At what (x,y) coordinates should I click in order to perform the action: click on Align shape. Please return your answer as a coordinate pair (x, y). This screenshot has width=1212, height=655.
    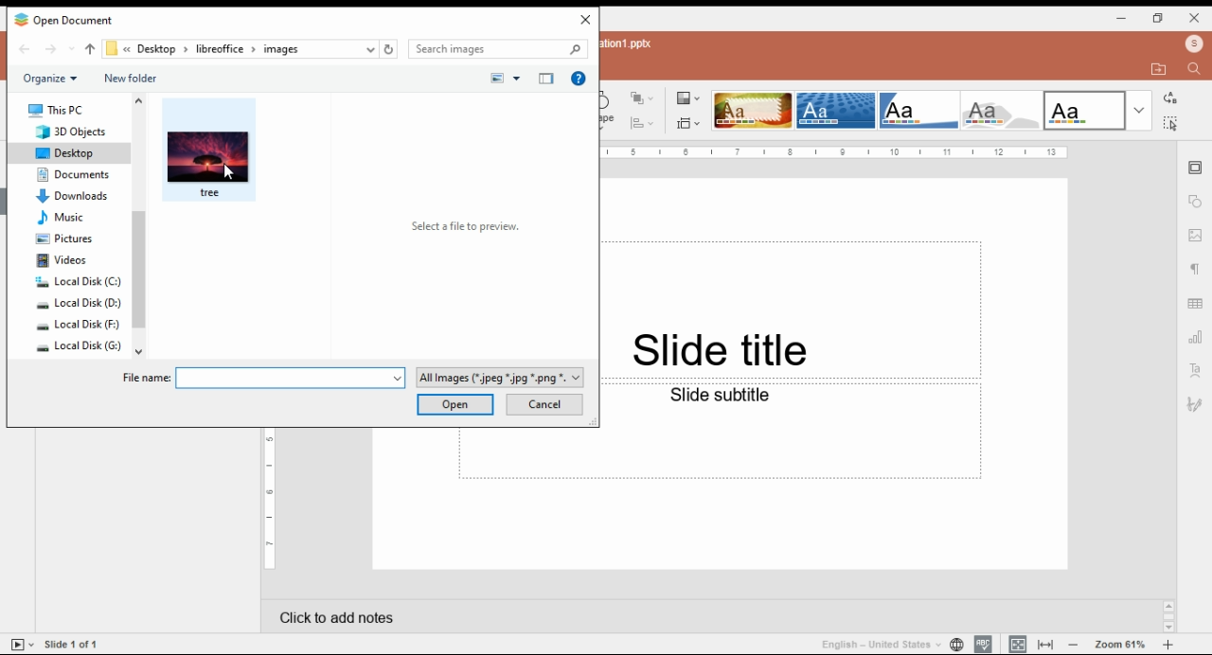
    Looking at the image, I should click on (638, 123).